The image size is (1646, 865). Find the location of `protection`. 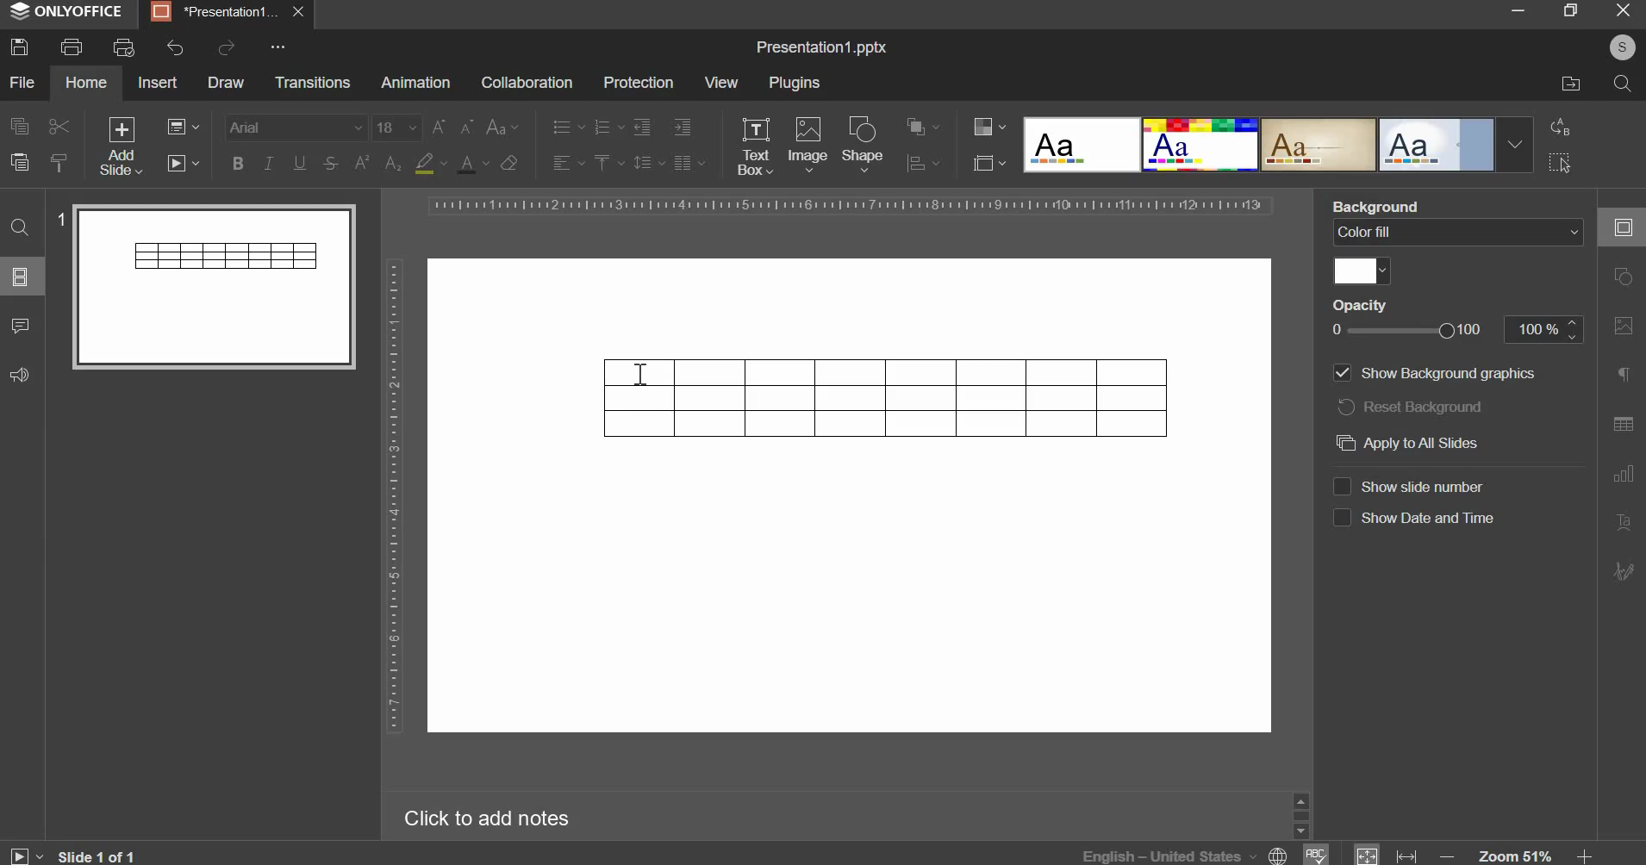

protection is located at coordinates (638, 83).